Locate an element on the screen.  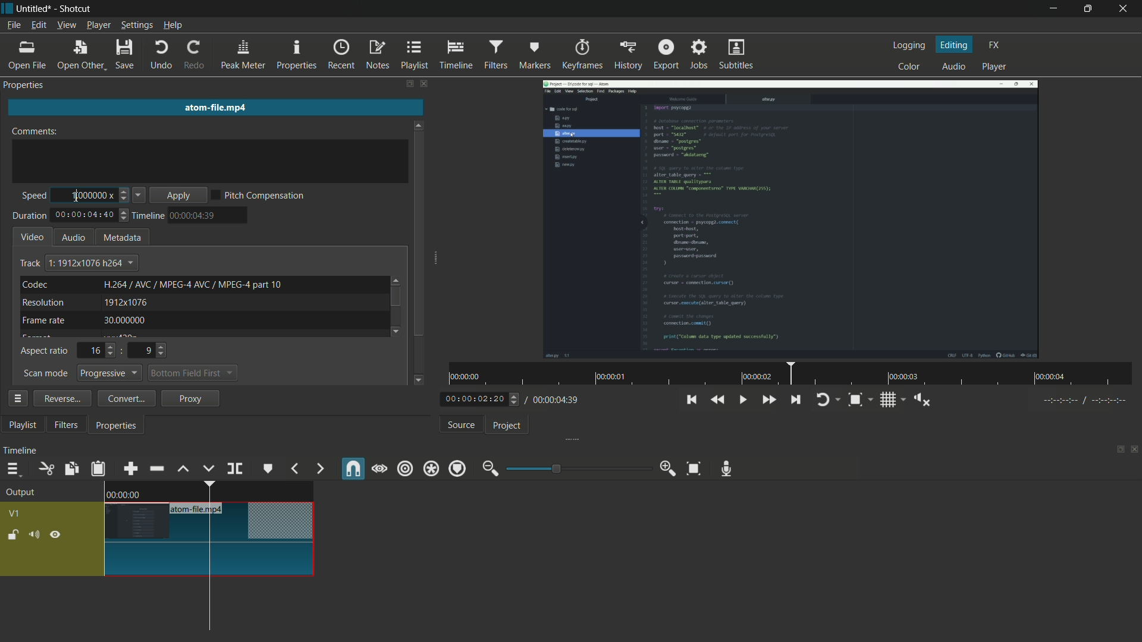
toggle grid is located at coordinates (887, 400).